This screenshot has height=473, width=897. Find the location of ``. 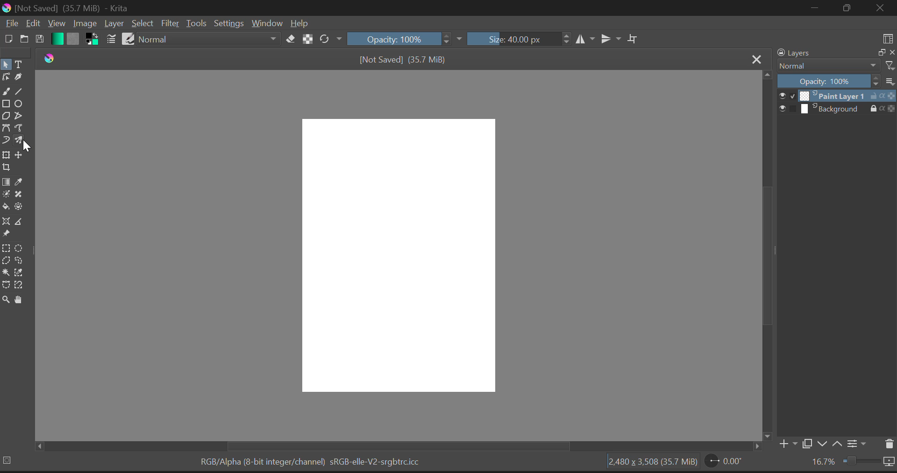

 is located at coordinates (39, 444).